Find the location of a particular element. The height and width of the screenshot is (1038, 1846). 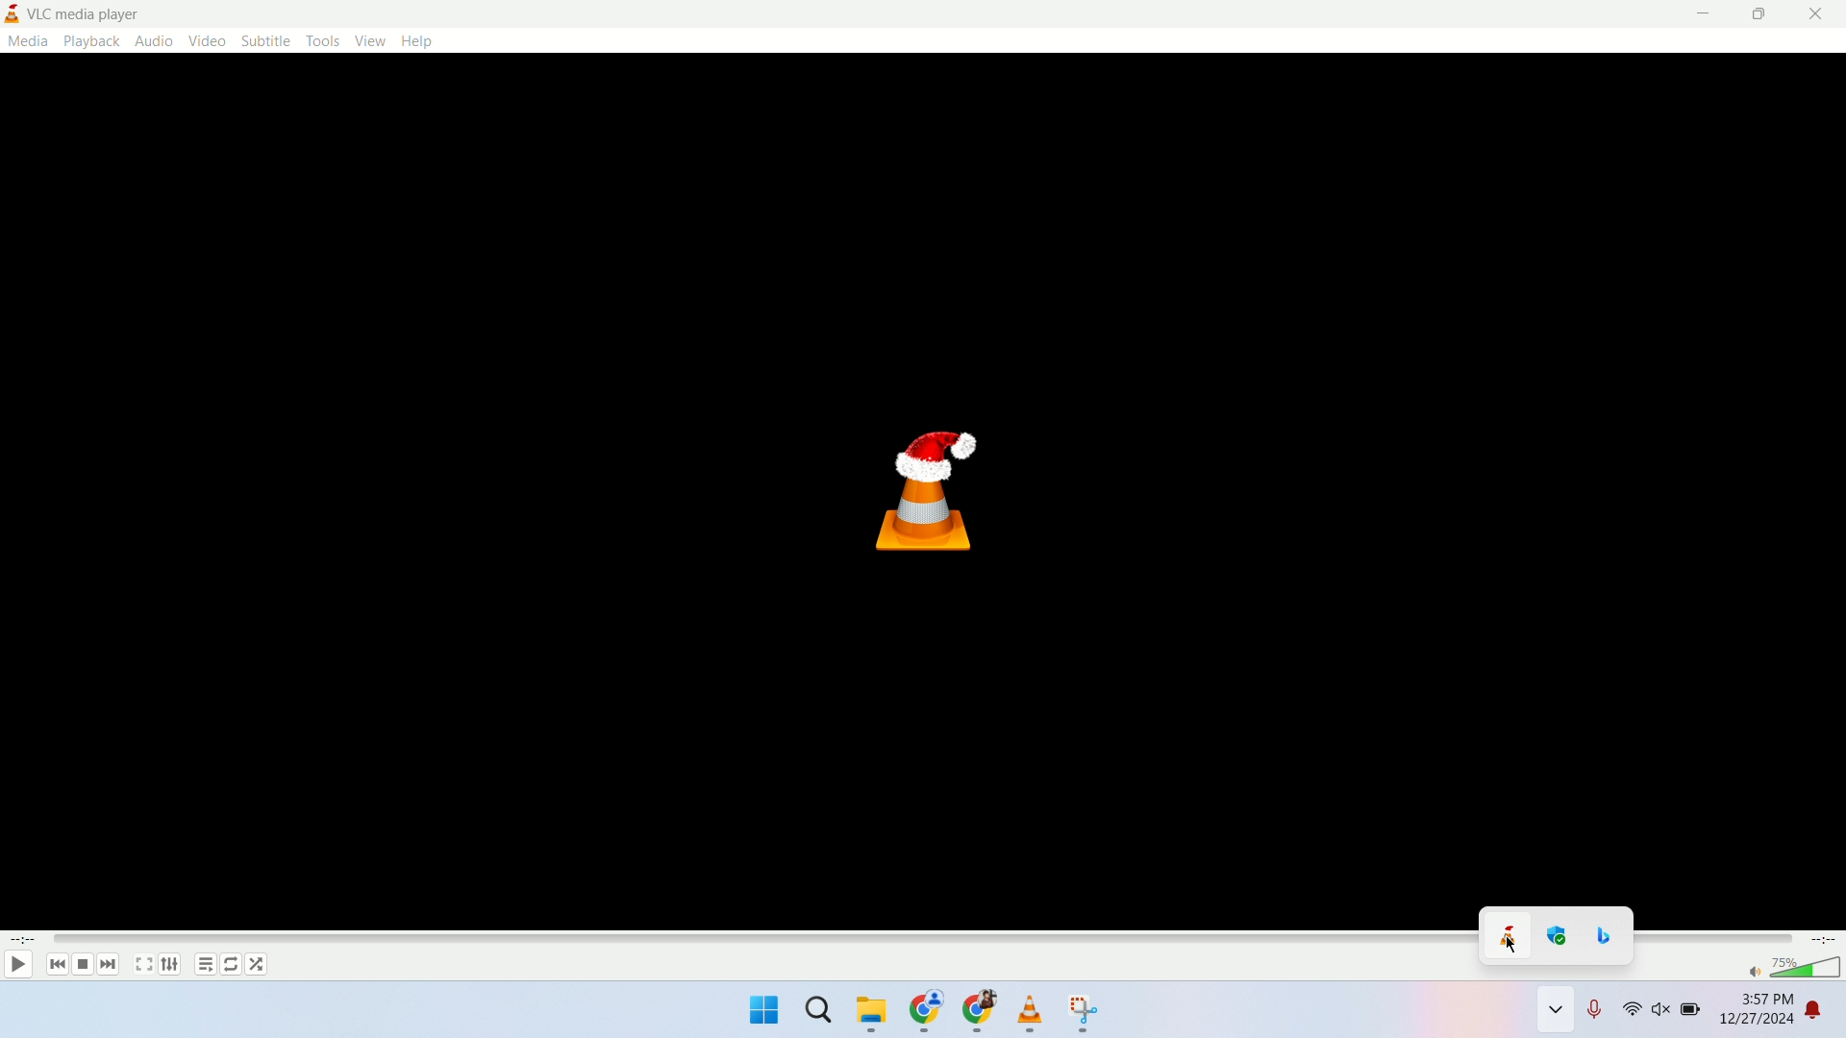

application icon is located at coordinates (13, 13).